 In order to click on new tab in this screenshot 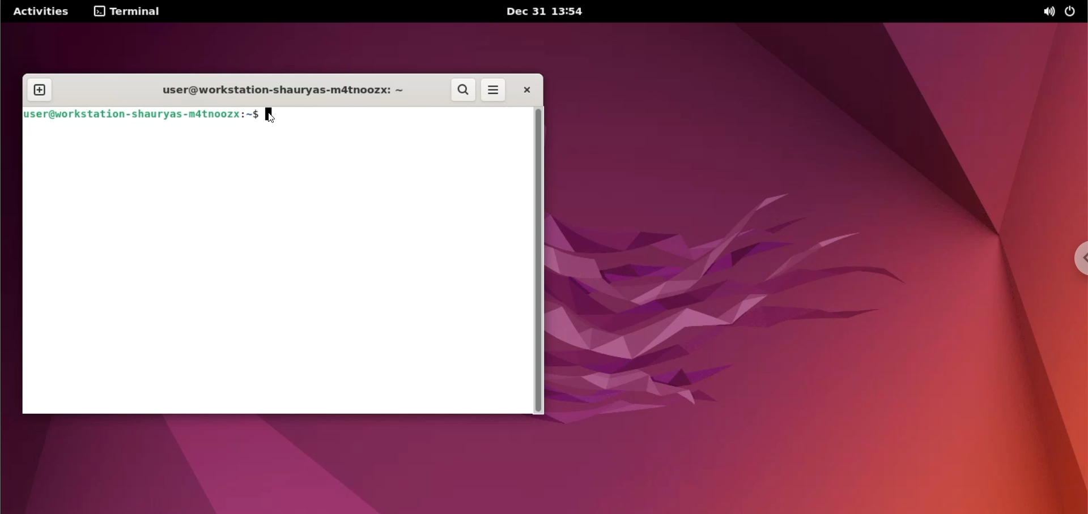, I will do `click(39, 91)`.